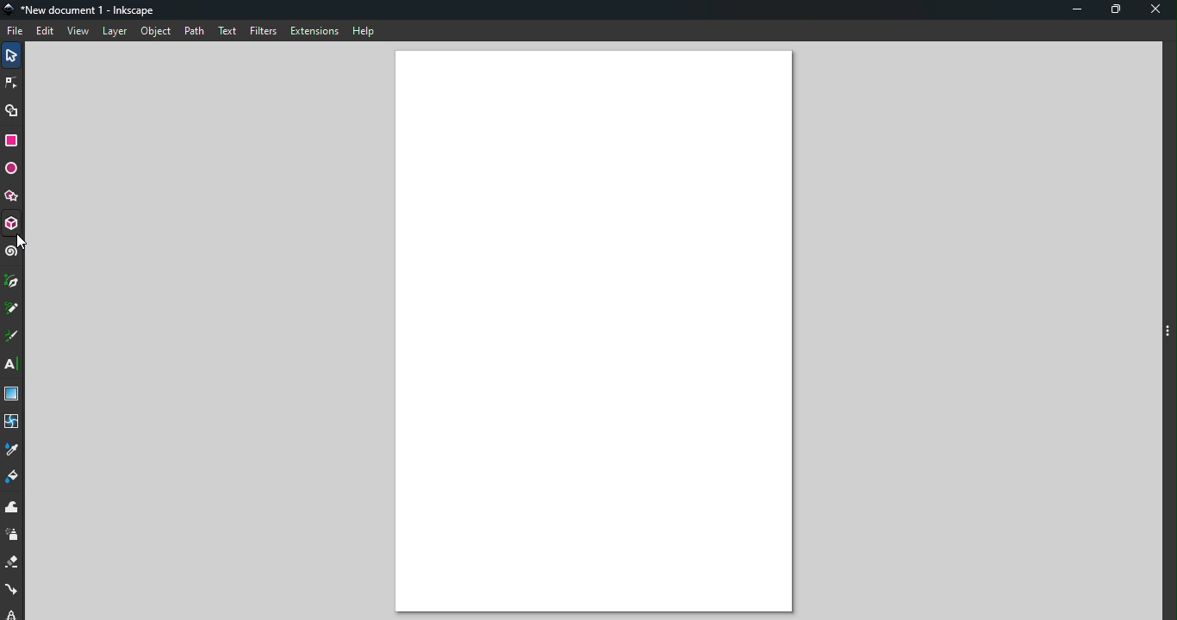 The width and height of the screenshot is (1177, 620). What do you see at coordinates (14, 338) in the screenshot?
I see `Calligraphy tool` at bounding box center [14, 338].